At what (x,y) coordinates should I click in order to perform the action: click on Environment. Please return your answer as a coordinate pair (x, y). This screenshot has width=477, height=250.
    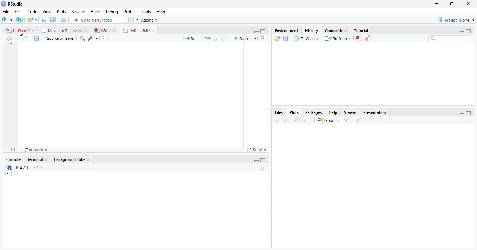
    Looking at the image, I should click on (286, 31).